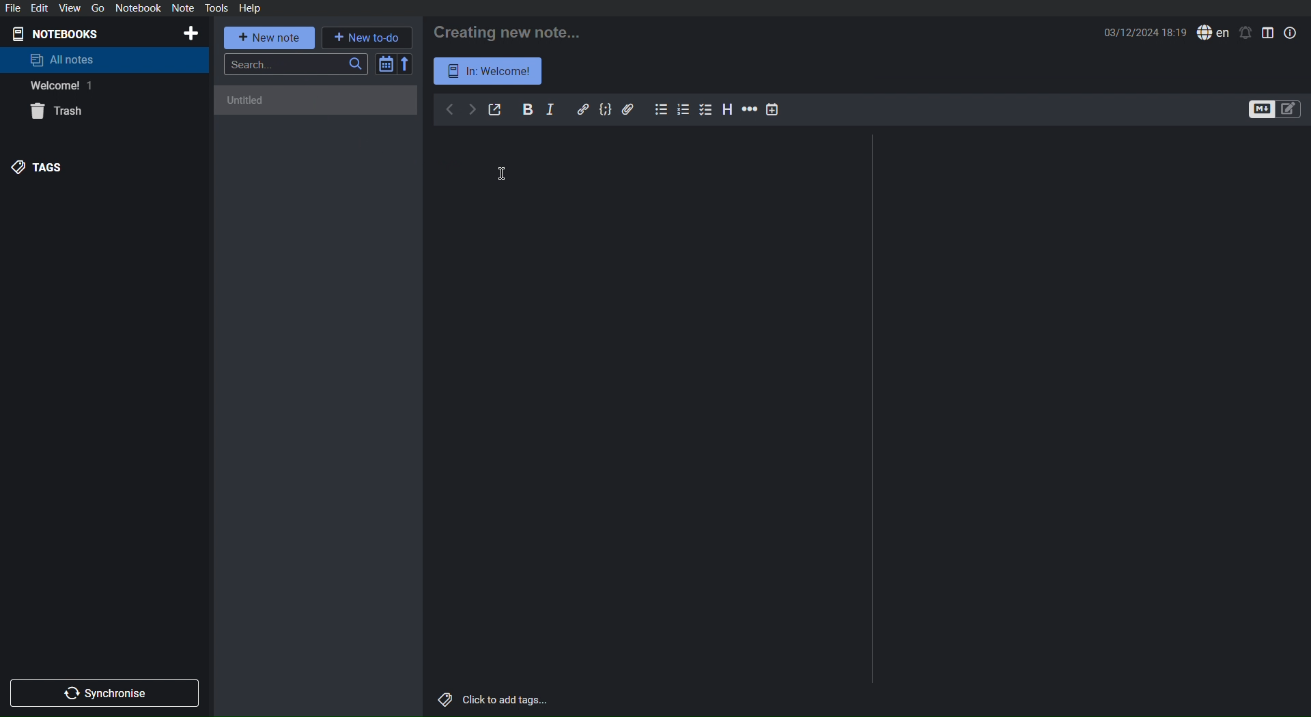  What do you see at coordinates (395, 64) in the screenshot?
I see `Sorting` at bounding box center [395, 64].